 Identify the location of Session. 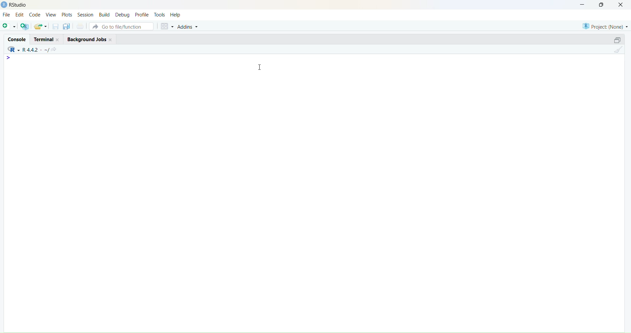
(86, 14).